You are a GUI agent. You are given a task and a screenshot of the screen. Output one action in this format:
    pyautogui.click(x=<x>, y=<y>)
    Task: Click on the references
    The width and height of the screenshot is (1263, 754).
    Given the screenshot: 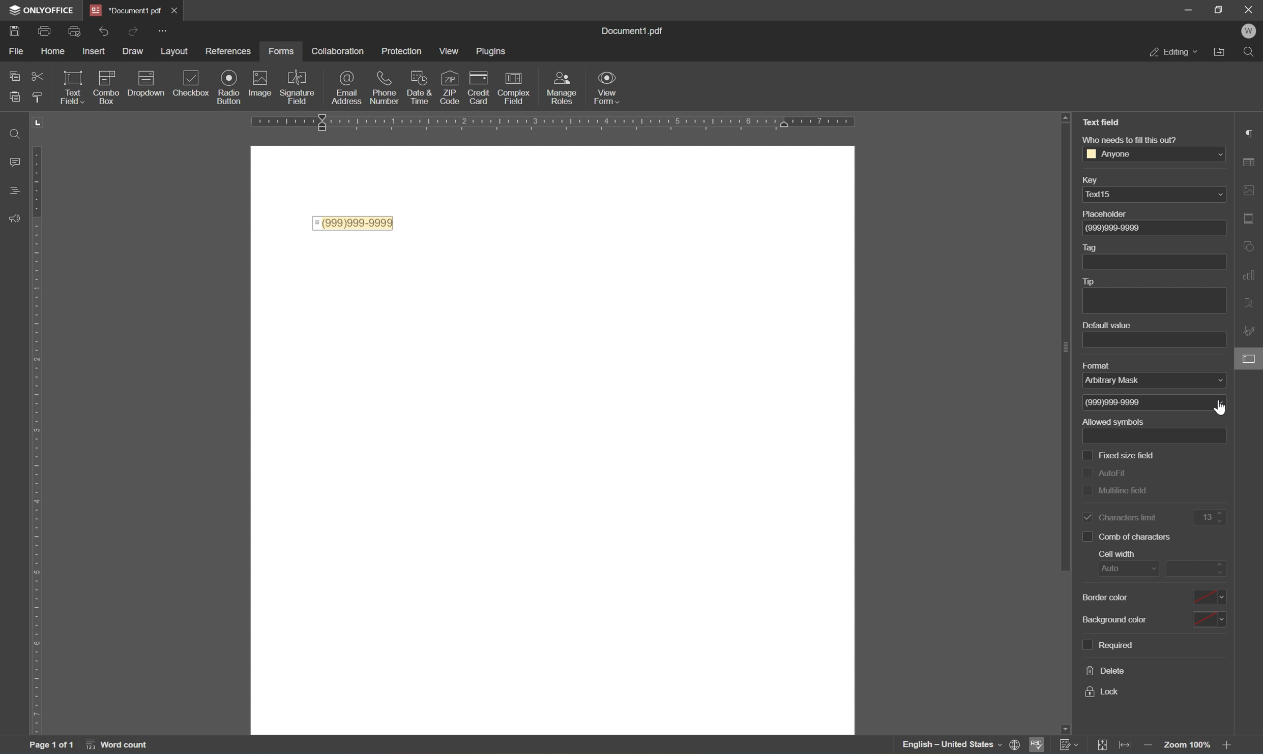 What is the action you would take?
    pyautogui.click(x=227, y=51)
    